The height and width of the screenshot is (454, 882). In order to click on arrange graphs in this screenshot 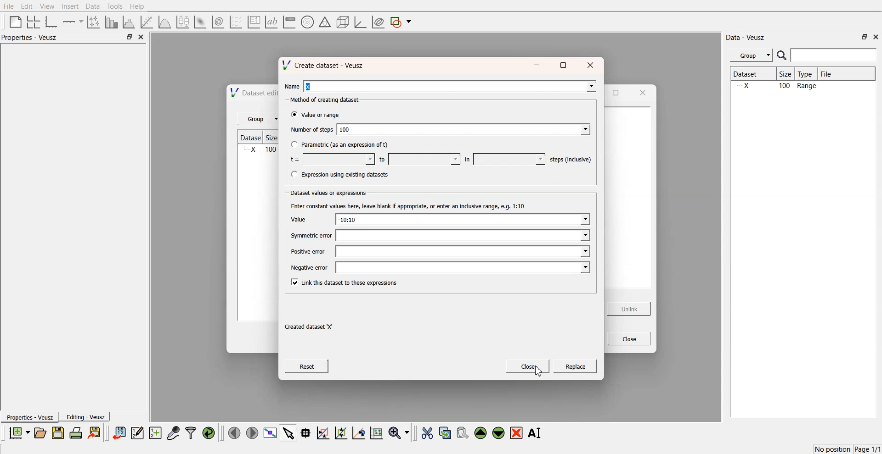, I will do `click(32, 22)`.